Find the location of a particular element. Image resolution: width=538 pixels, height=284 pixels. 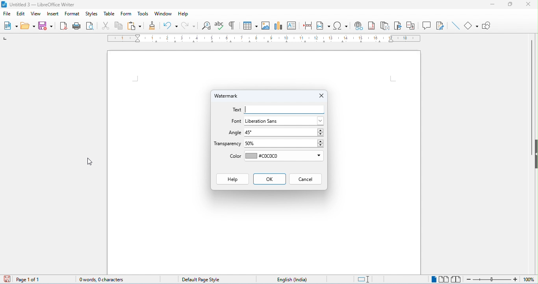

standard selection is located at coordinates (364, 280).